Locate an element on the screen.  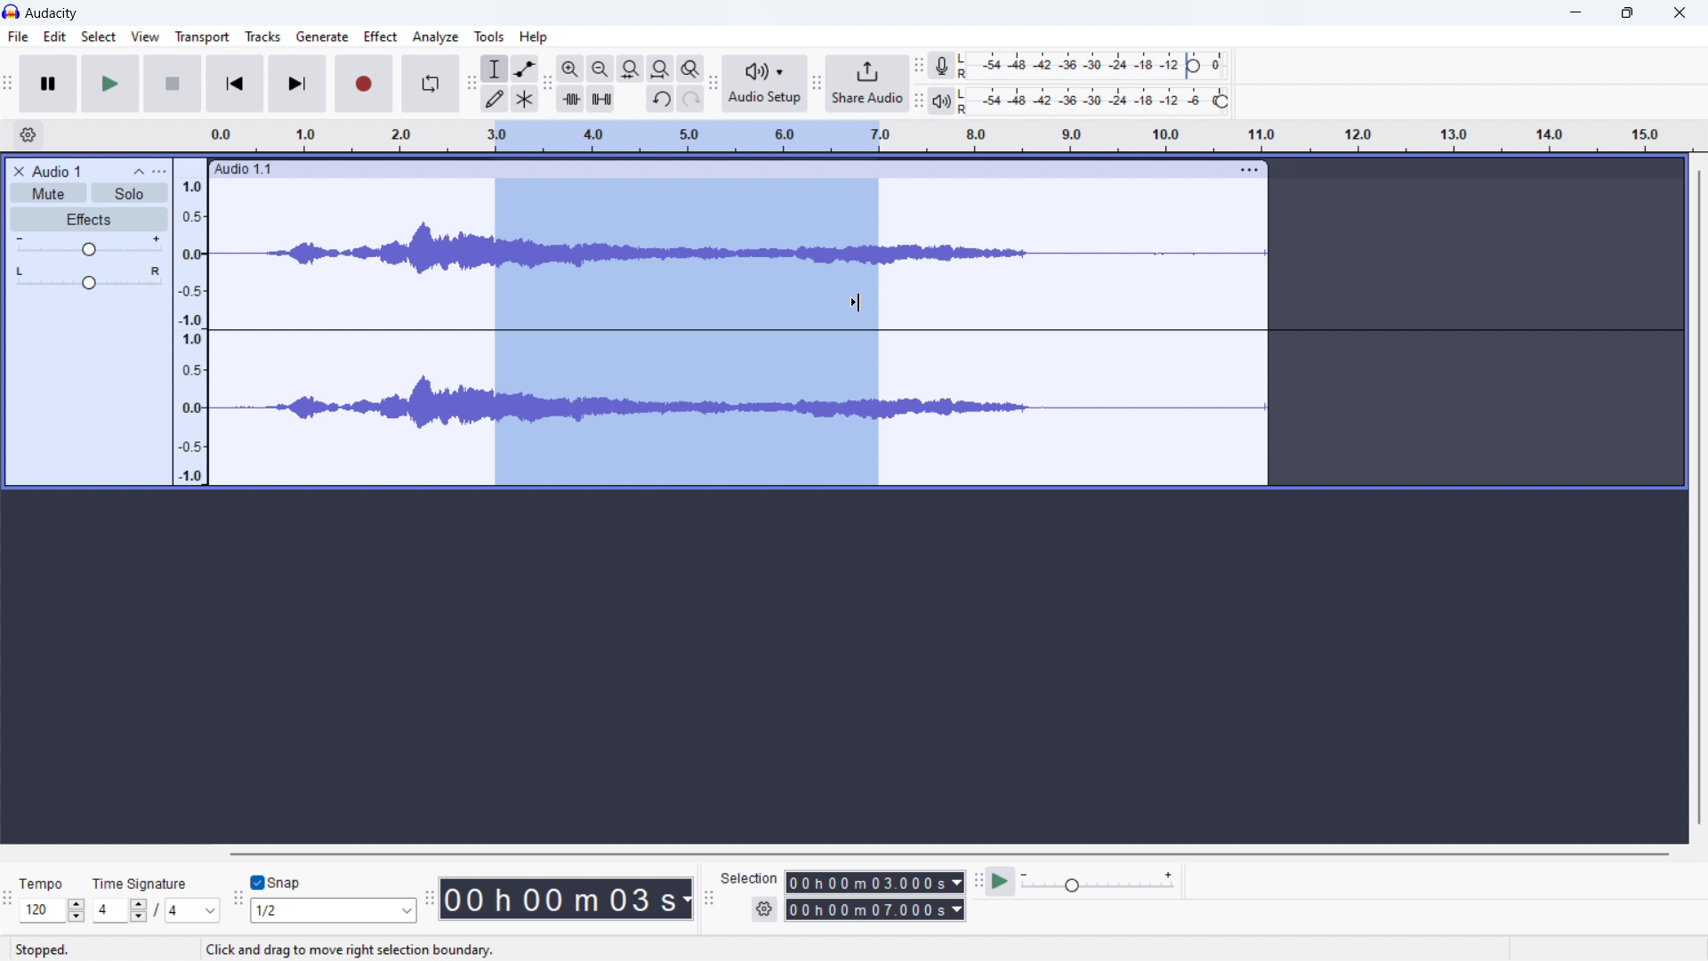
analyze is located at coordinates (436, 36).